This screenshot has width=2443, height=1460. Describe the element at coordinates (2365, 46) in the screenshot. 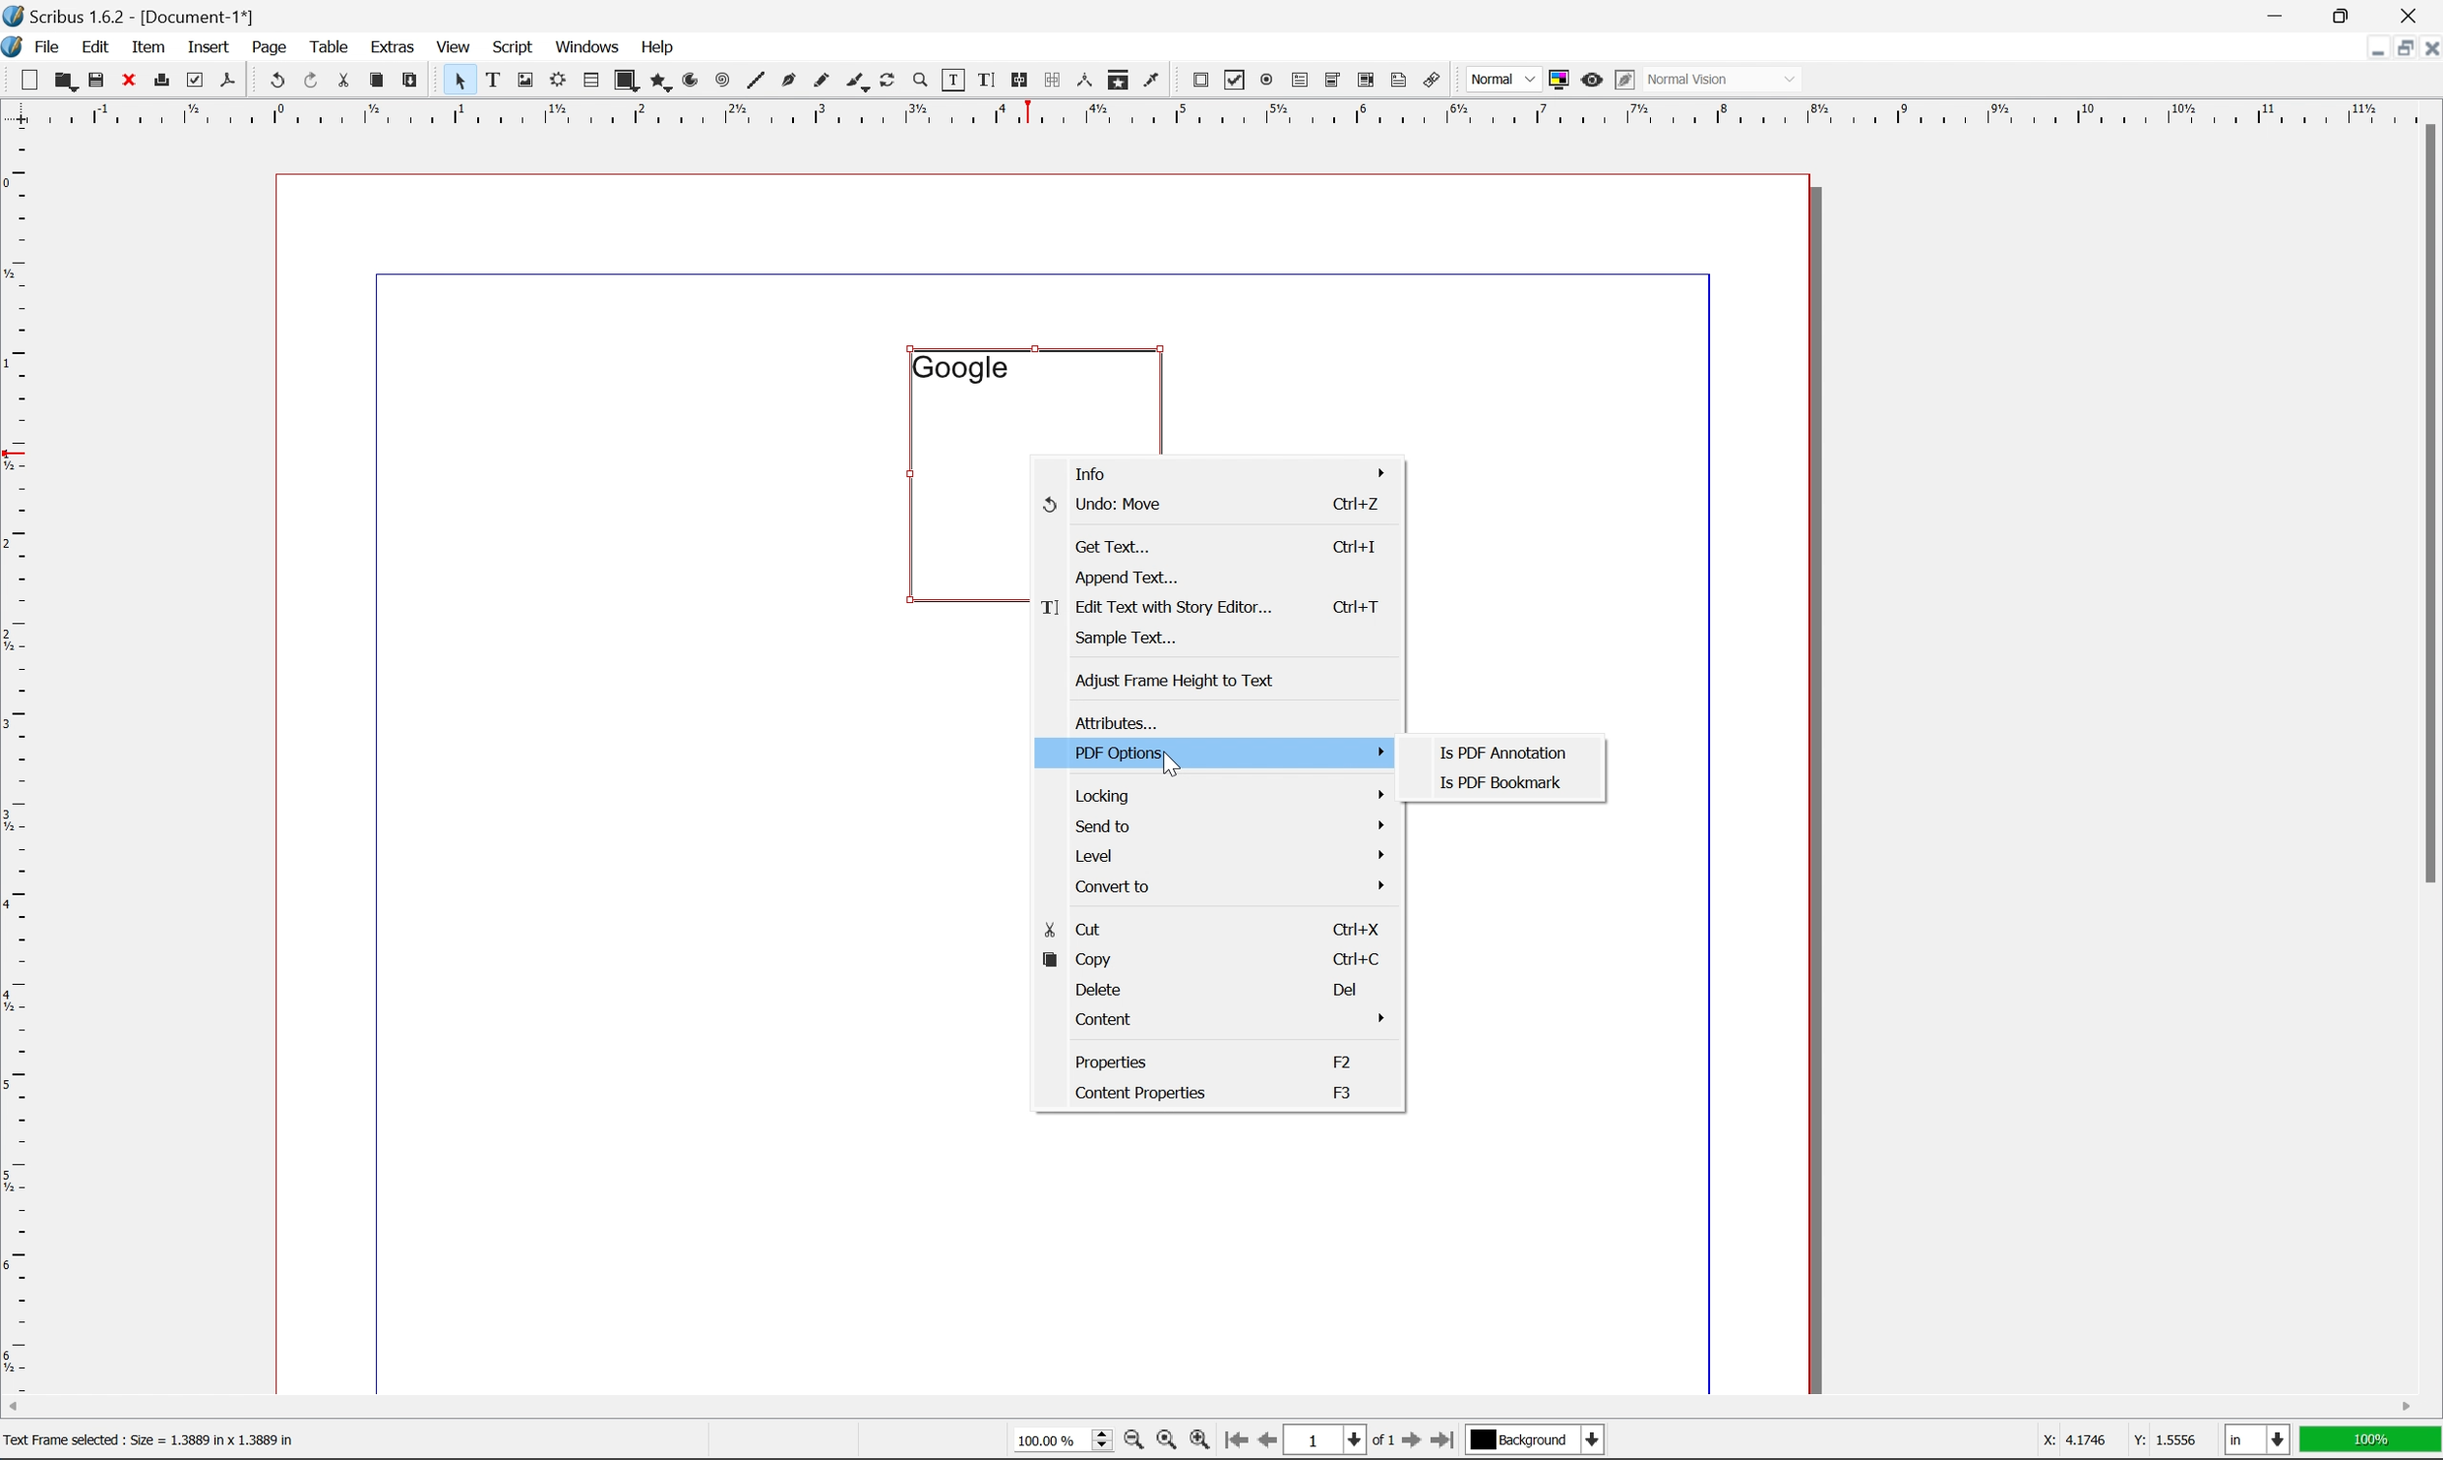

I see `minimize` at that location.